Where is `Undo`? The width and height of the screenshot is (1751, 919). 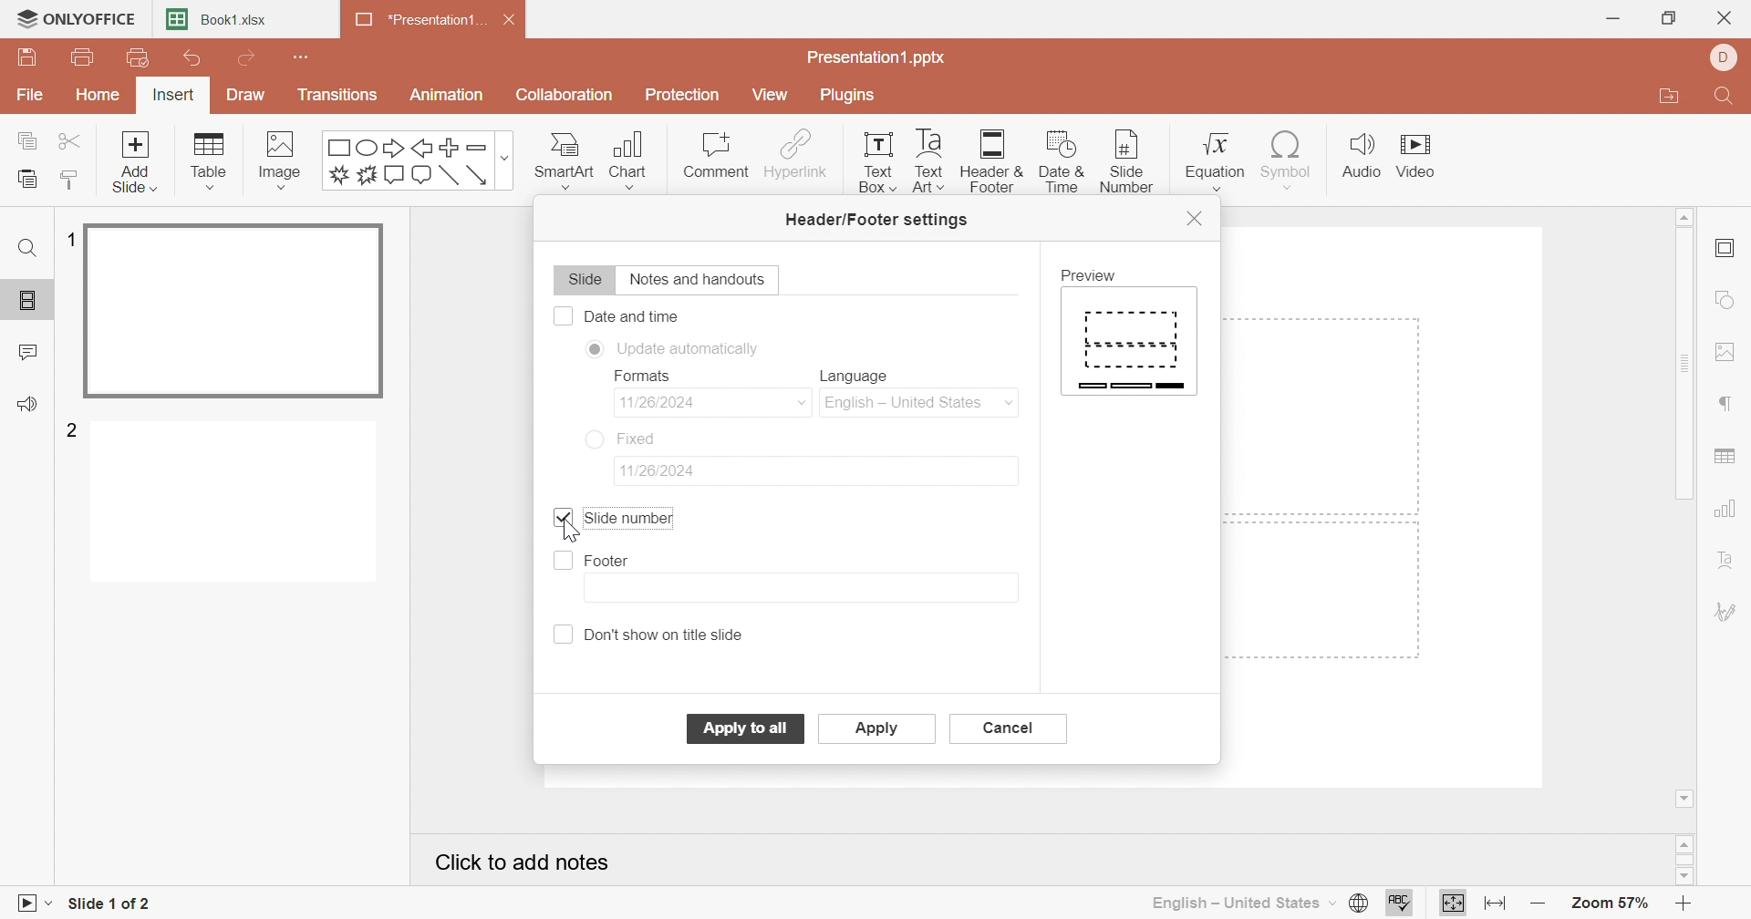
Undo is located at coordinates (192, 62).